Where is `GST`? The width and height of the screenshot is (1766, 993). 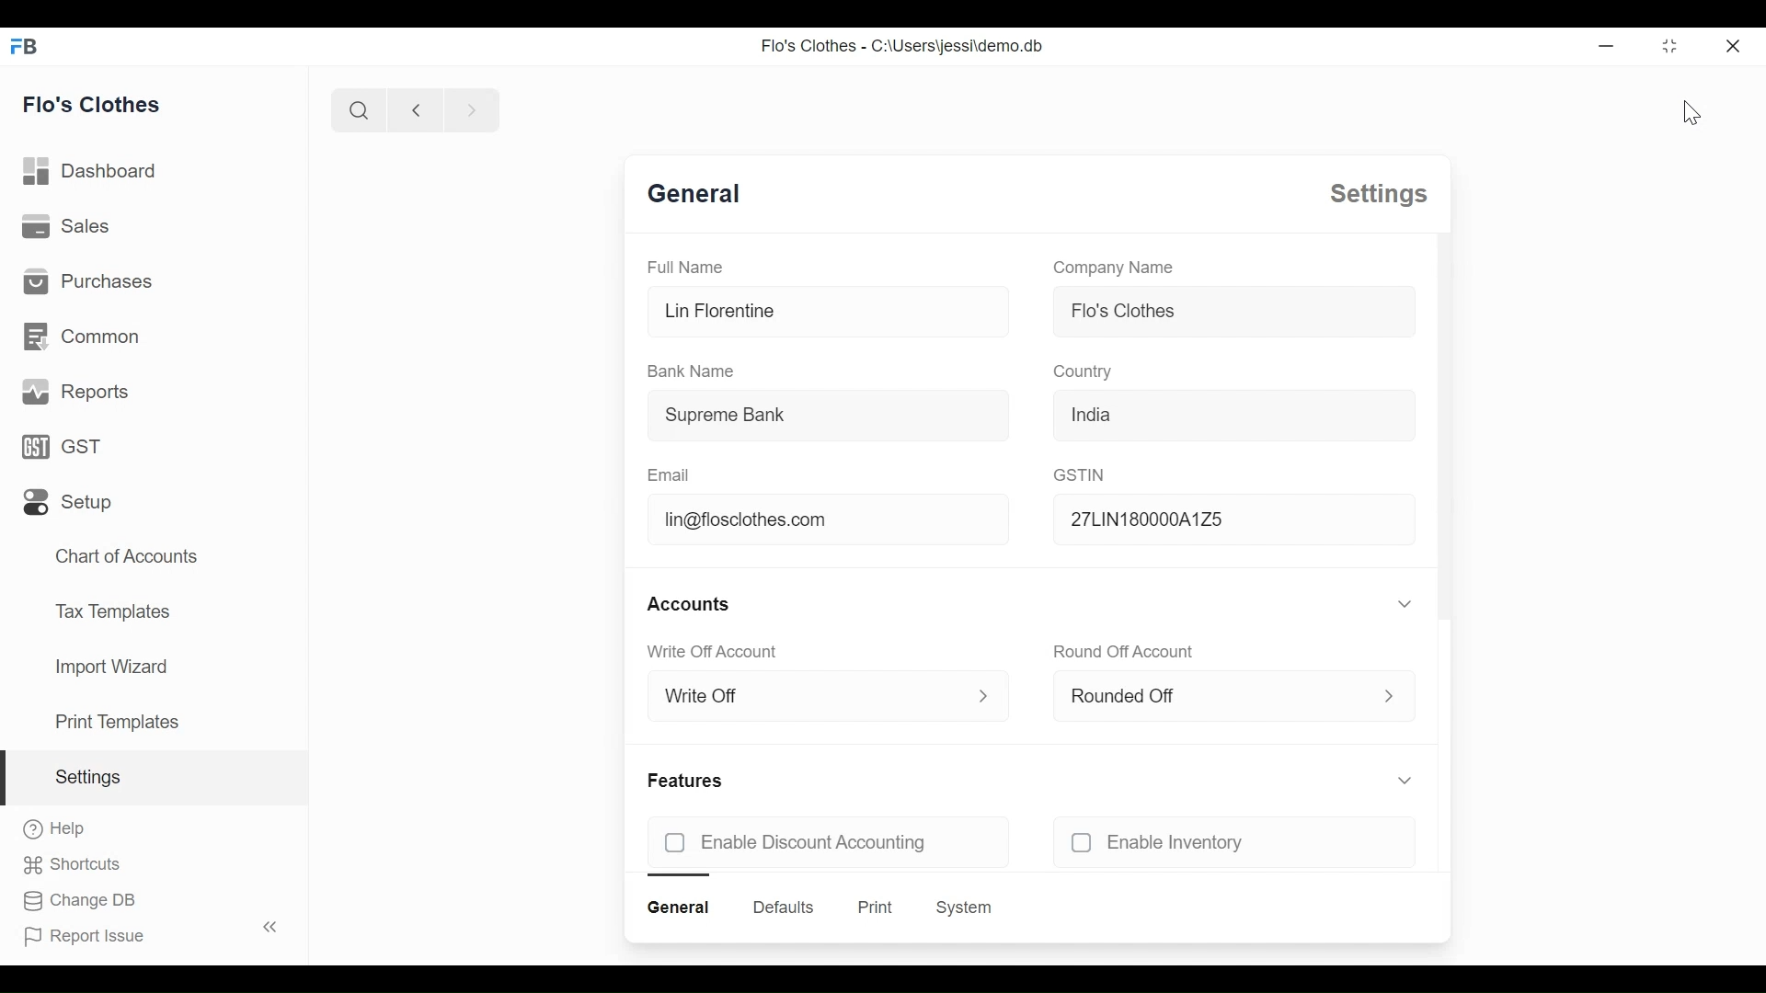 GST is located at coordinates (61, 446).